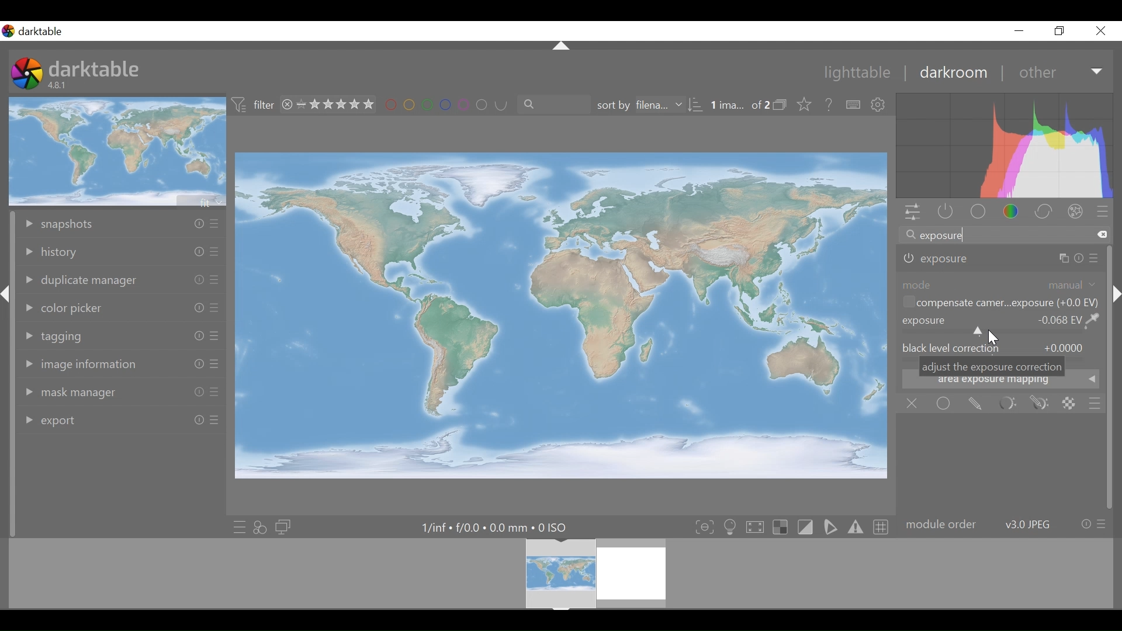  Describe the element at coordinates (916, 285) in the screenshot. I see `mode` at that location.